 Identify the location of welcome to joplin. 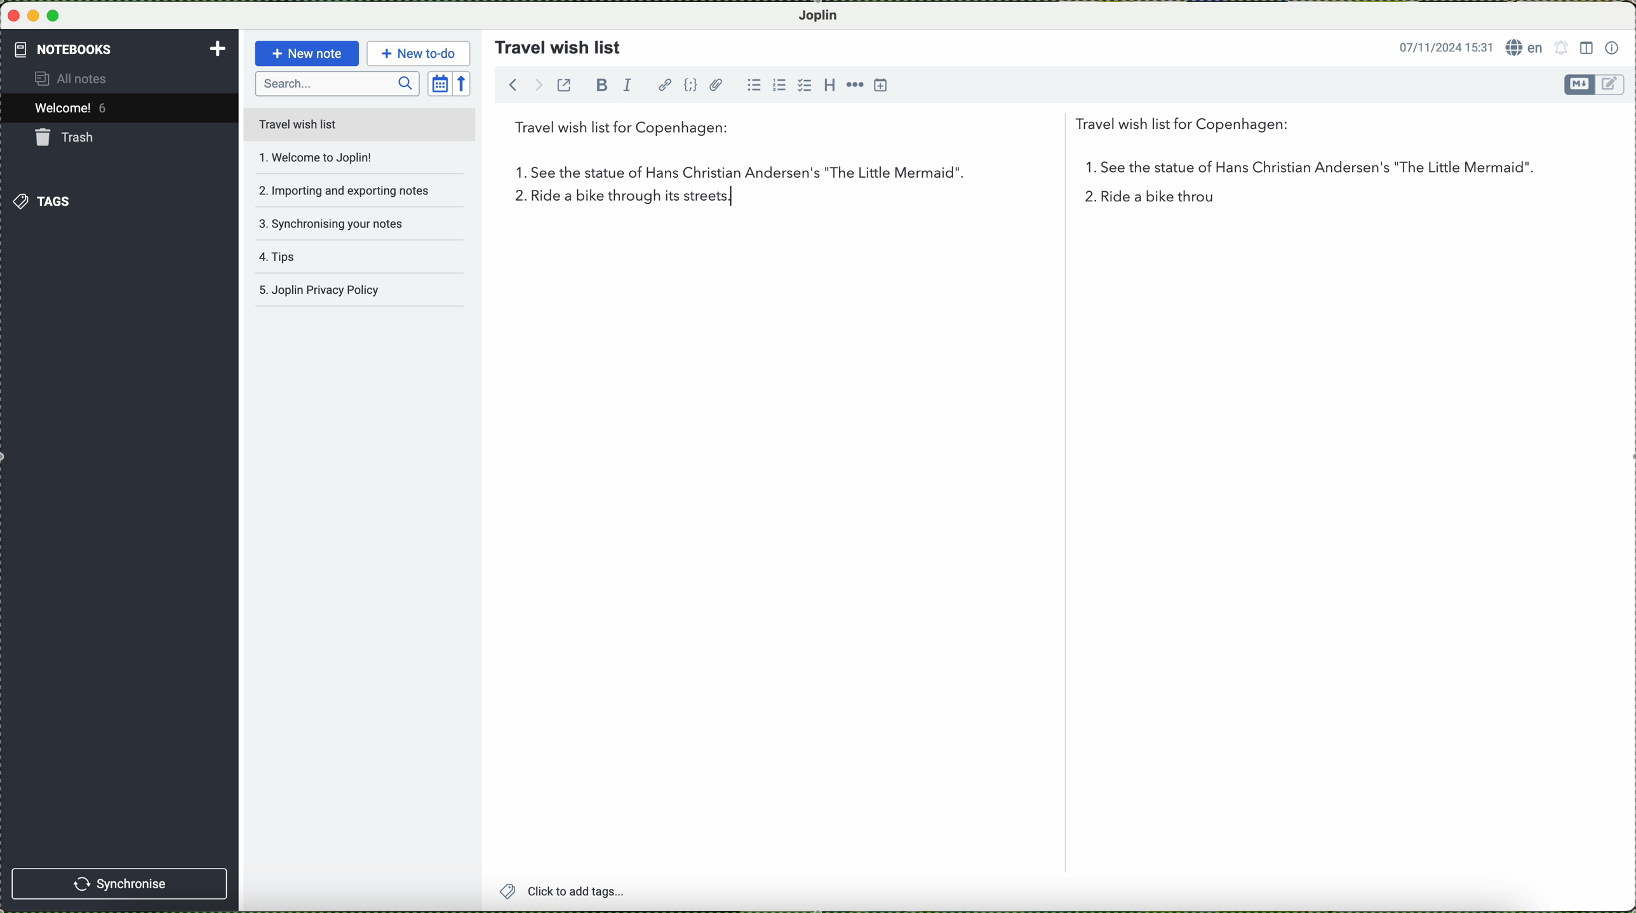
(339, 158).